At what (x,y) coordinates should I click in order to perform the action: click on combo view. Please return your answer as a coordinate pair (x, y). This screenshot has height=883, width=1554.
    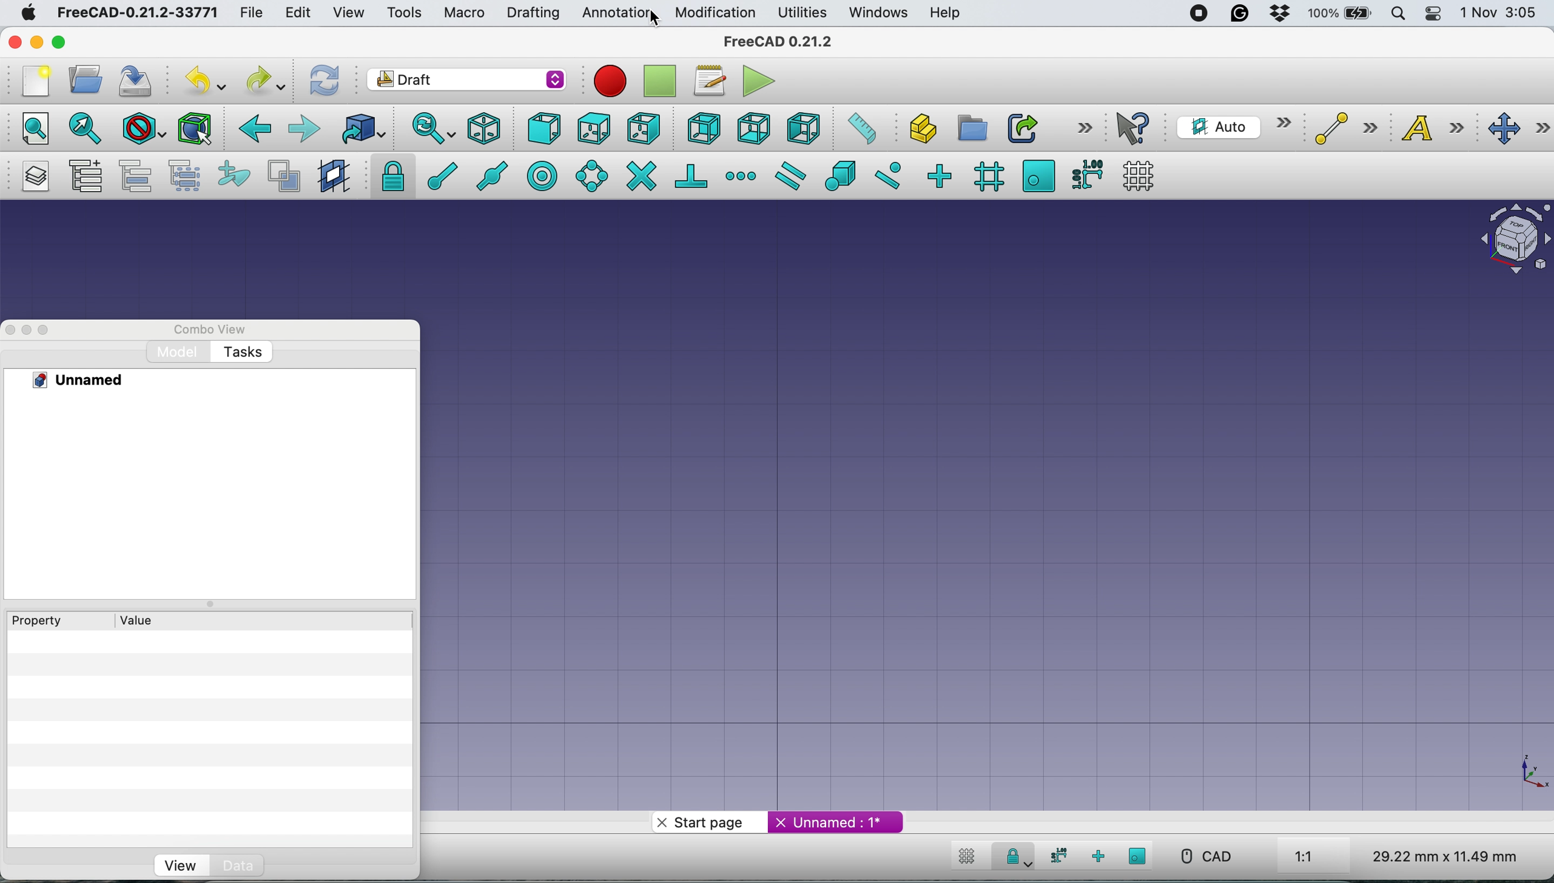
    Looking at the image, I should click on (201, 328).